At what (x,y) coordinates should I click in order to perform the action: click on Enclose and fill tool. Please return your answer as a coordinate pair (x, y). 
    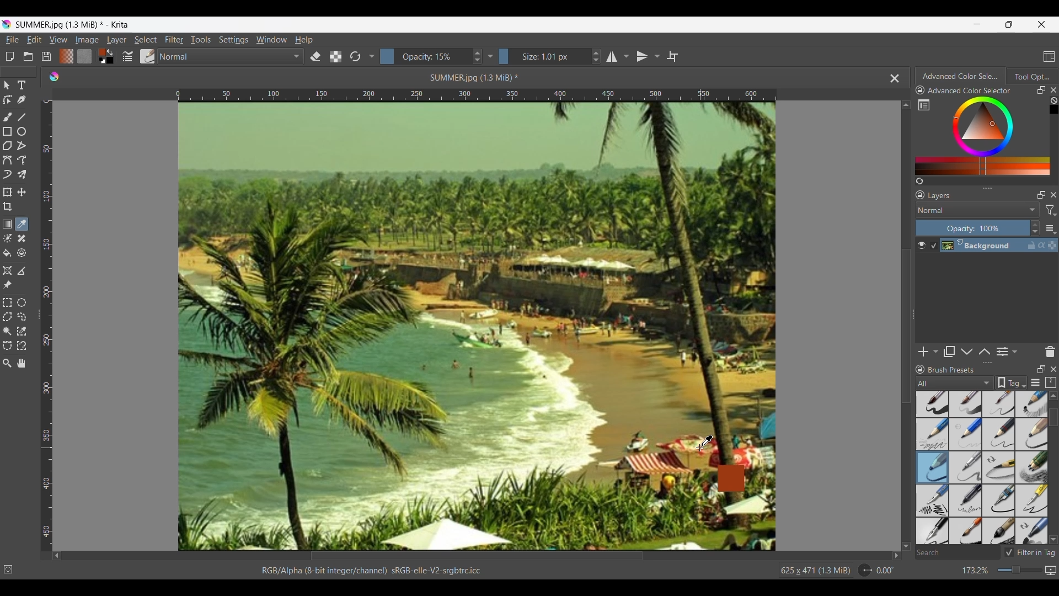
    Looking at the image, I should click on (22, 253).